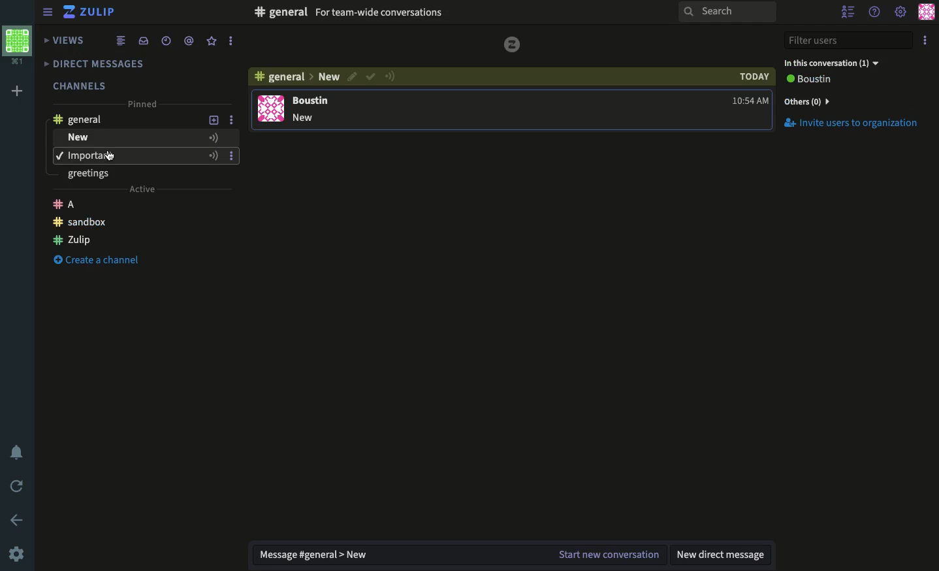 The width and height of the screenshot is (939, 571). I want to click on Mention, so click(191, 41).